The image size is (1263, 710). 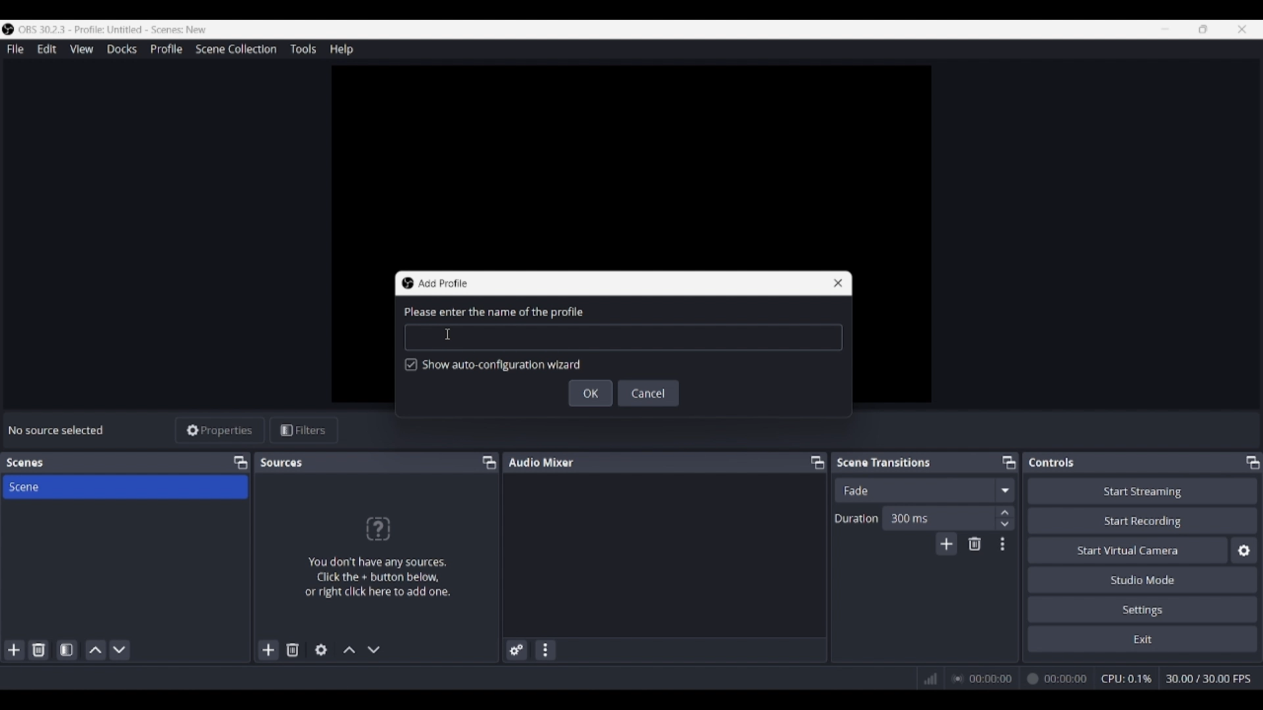 I want to click on Transition properties, so click(x=1003, y=544).